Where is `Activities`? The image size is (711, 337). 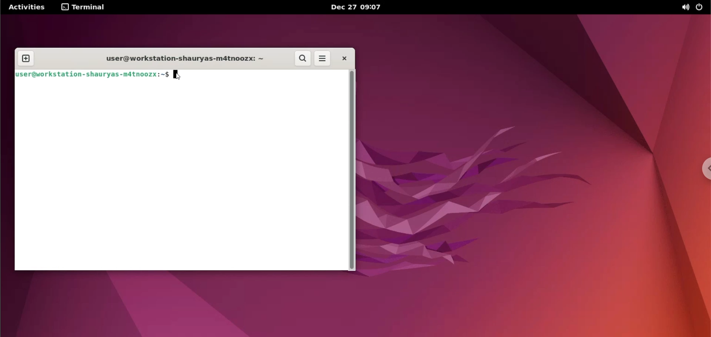
Activities is located at coordinates (27, 7).